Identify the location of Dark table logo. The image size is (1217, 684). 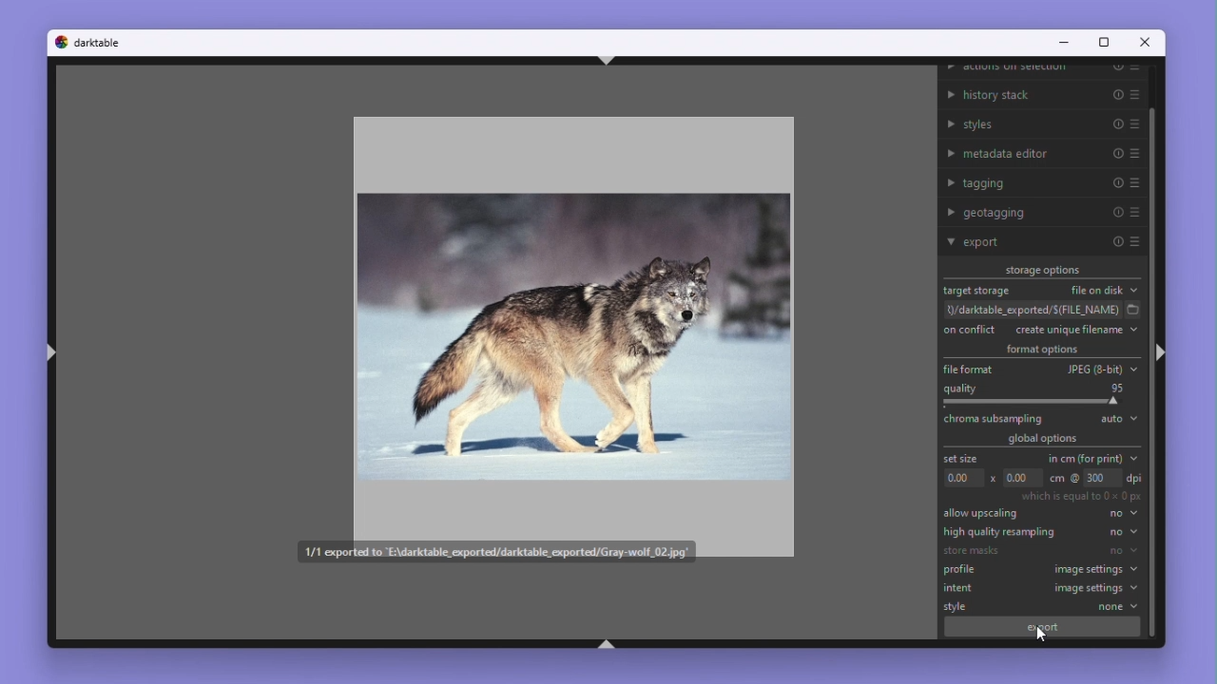
(85, 44).